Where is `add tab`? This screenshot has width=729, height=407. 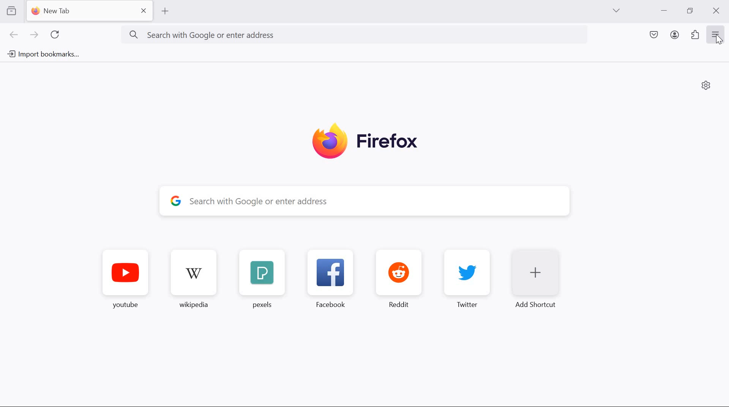 add tab is located at coordinates (165, 11).